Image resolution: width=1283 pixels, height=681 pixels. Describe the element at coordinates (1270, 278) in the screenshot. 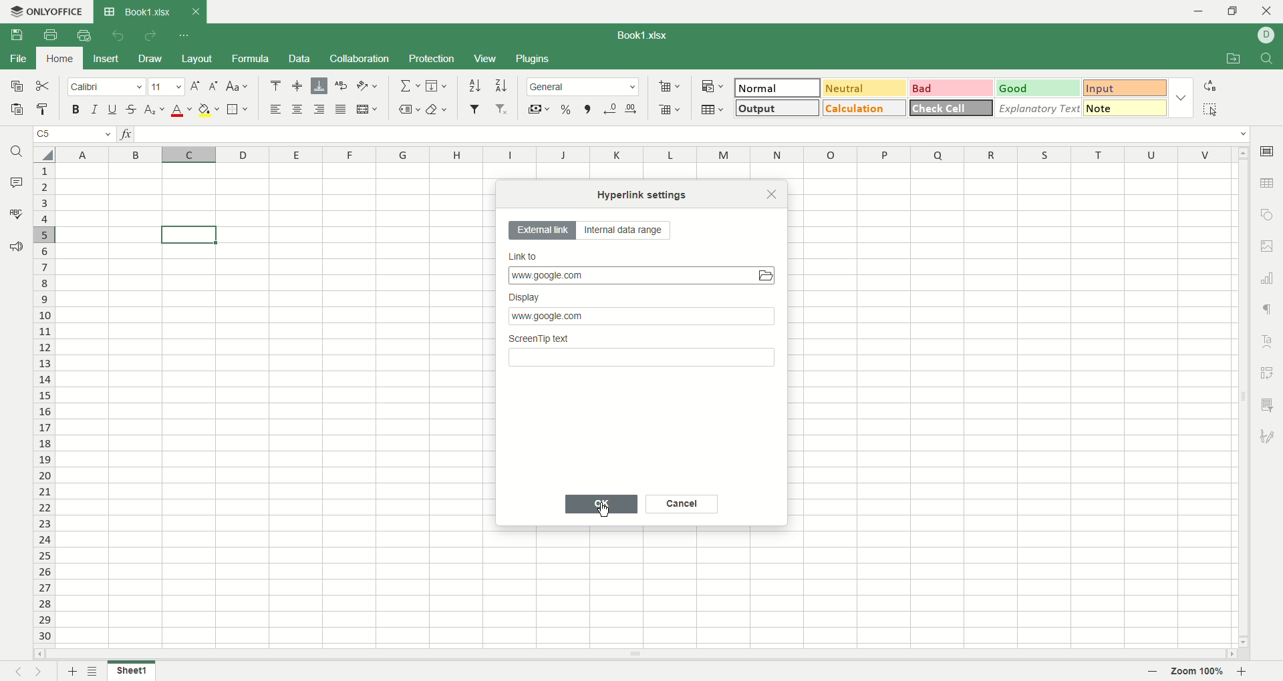

I see `chart setting` at that location.